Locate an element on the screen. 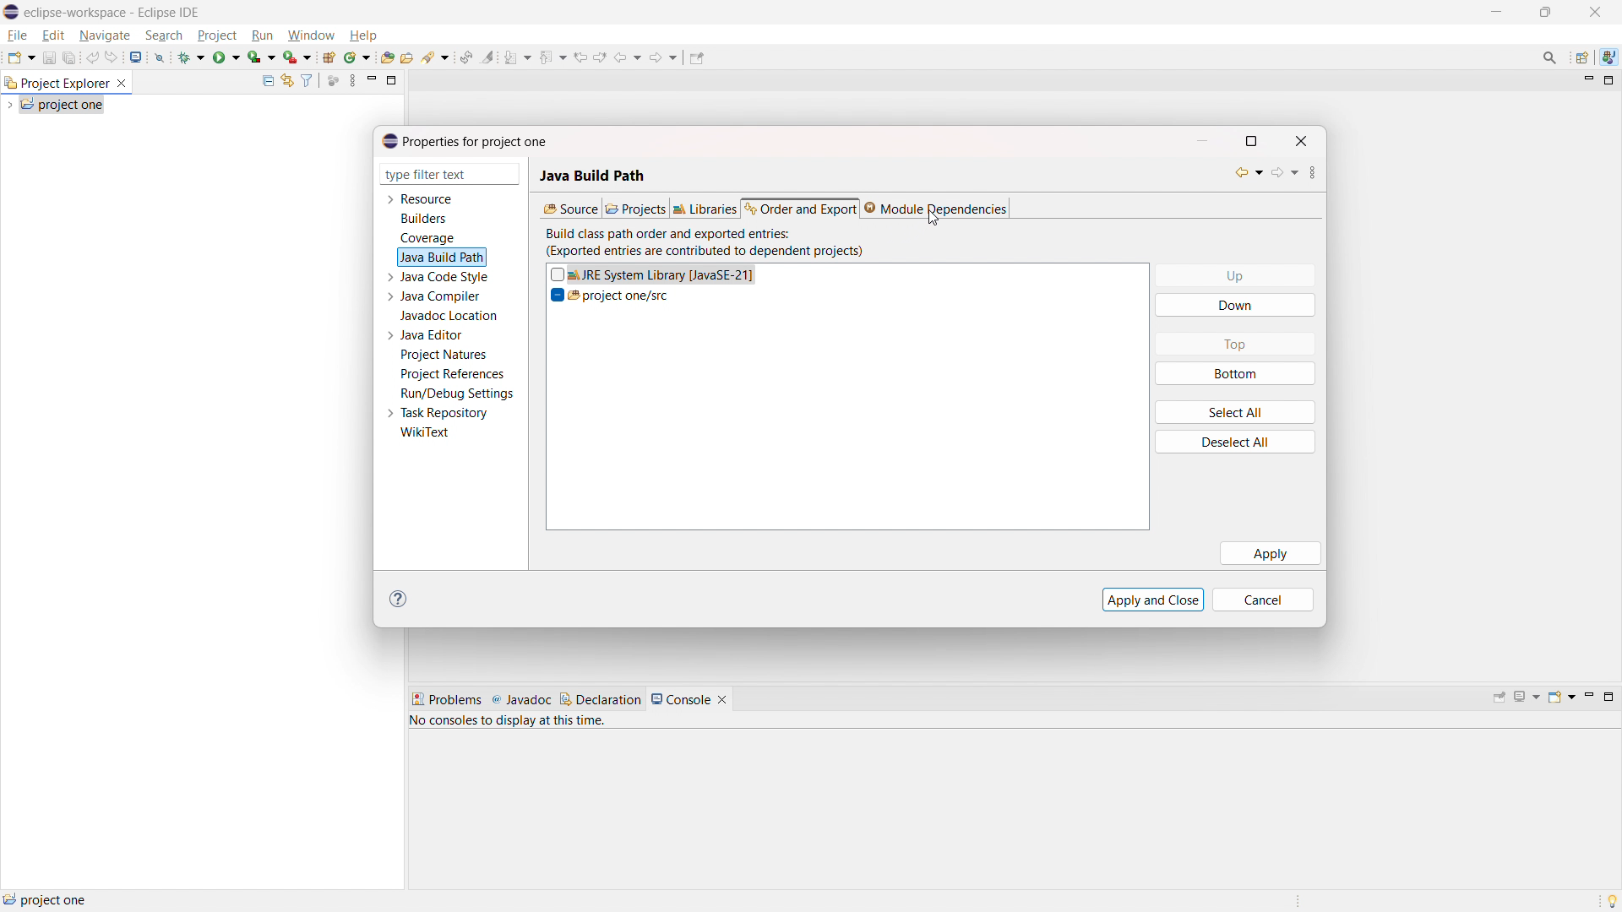 This screenshot has height=912, width=1622. minimize is located at coordinates (1587, 81).